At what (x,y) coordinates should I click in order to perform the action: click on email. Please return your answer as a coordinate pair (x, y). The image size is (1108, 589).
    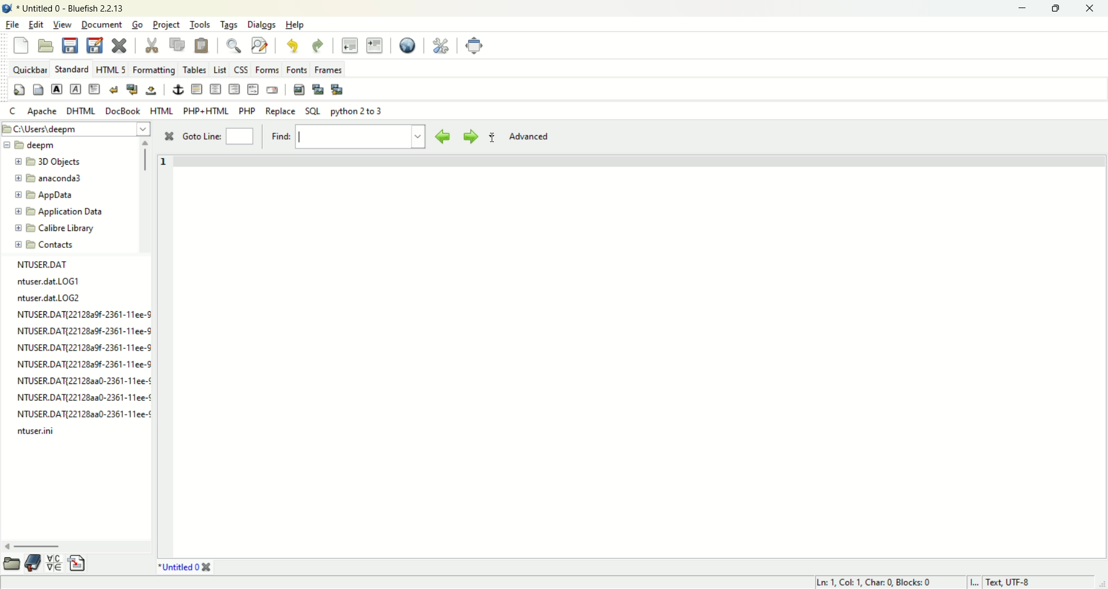
    Looking at the image, I should click on (272, 91).